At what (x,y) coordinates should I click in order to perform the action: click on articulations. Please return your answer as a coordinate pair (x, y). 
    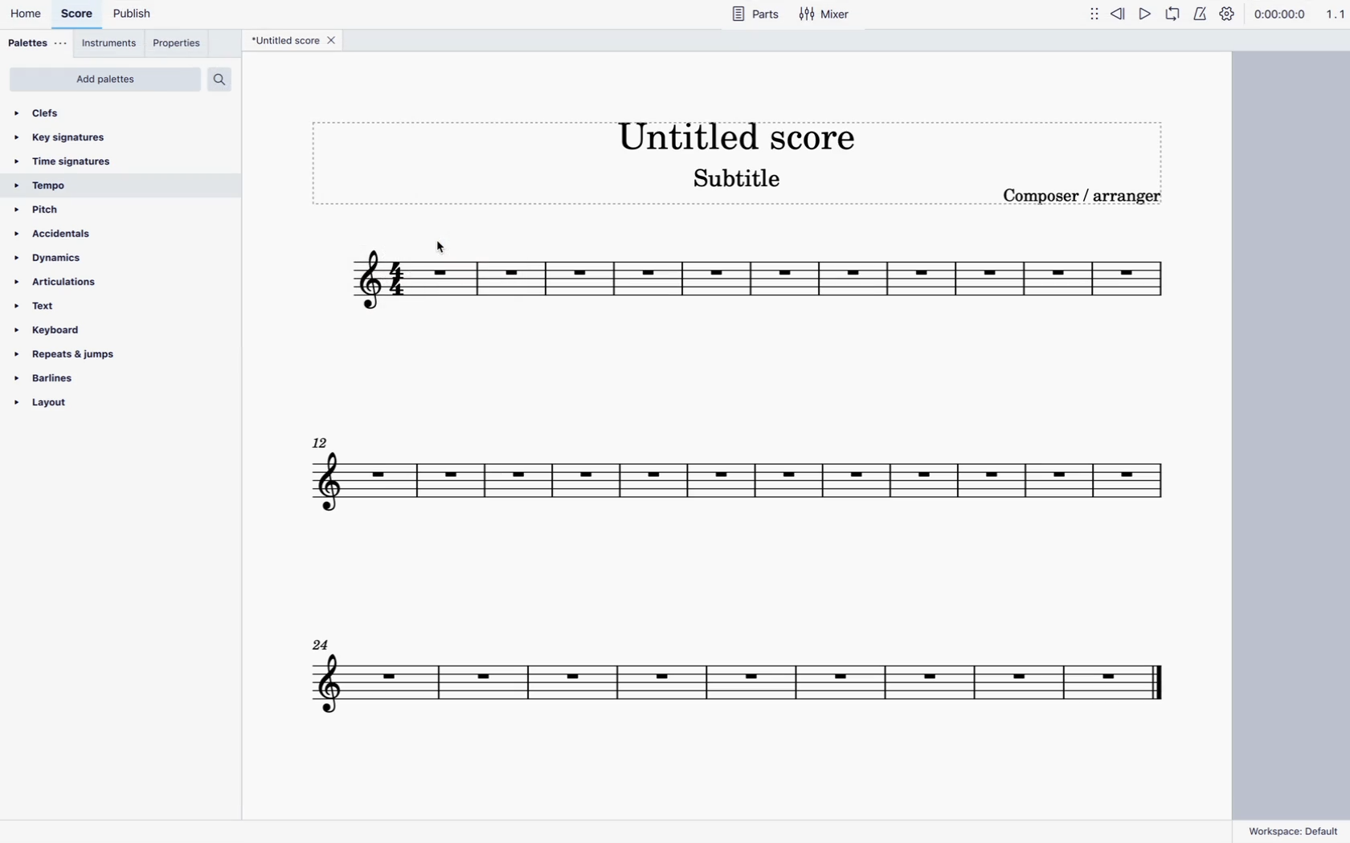
    Looking at the image, I should click on (64, 283).